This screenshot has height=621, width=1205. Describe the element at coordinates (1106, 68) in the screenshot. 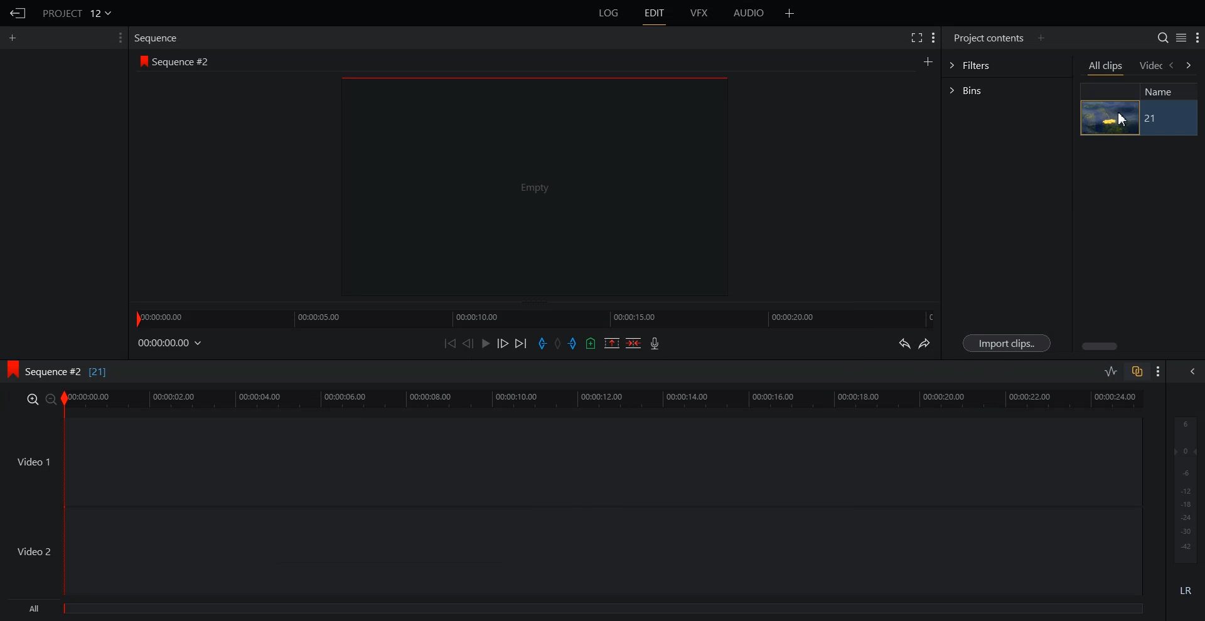

I see `All clips` at that location.